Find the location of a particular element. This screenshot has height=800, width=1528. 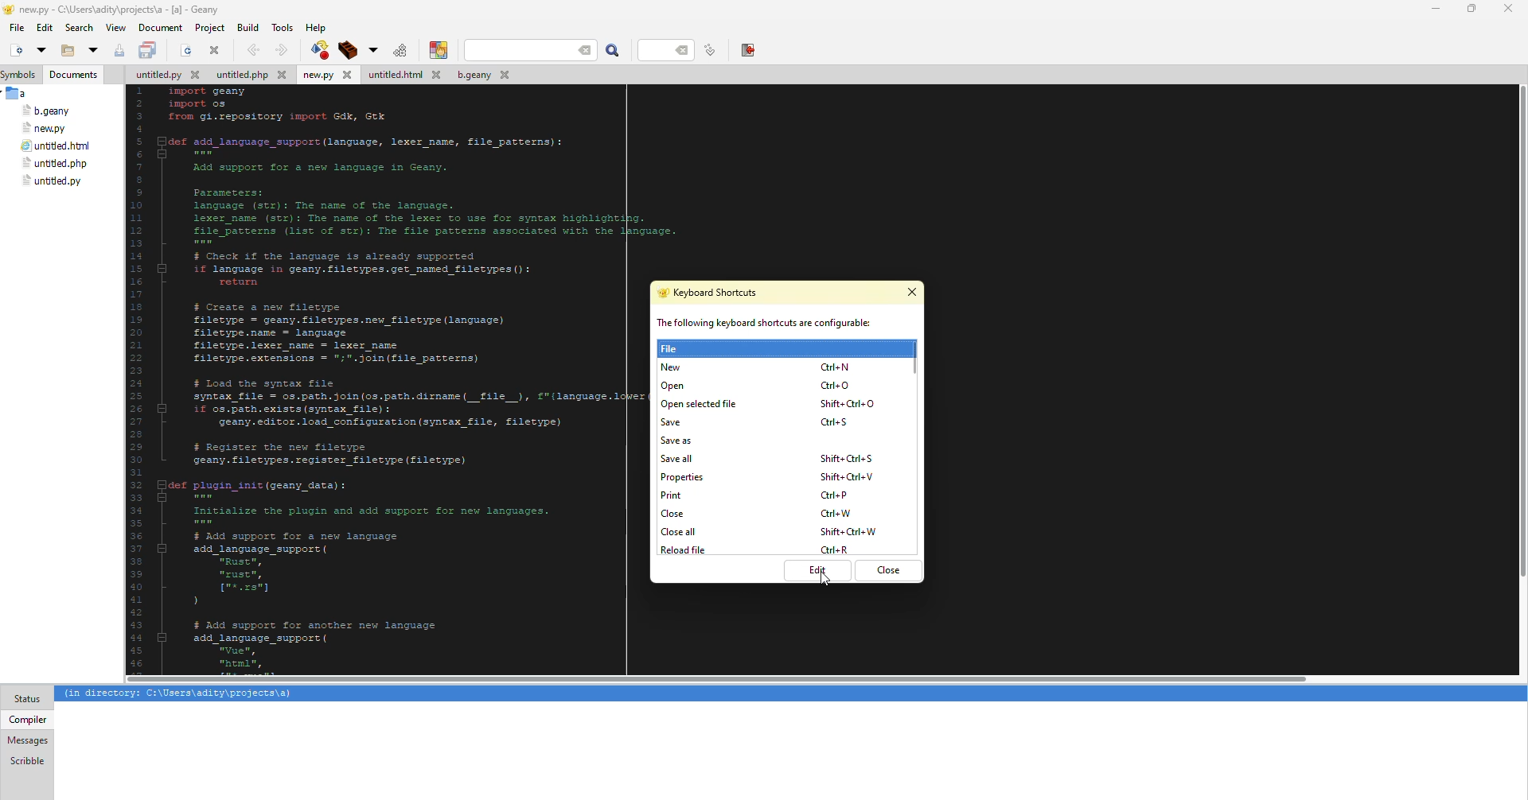

close is located at coordinates (894, 572).